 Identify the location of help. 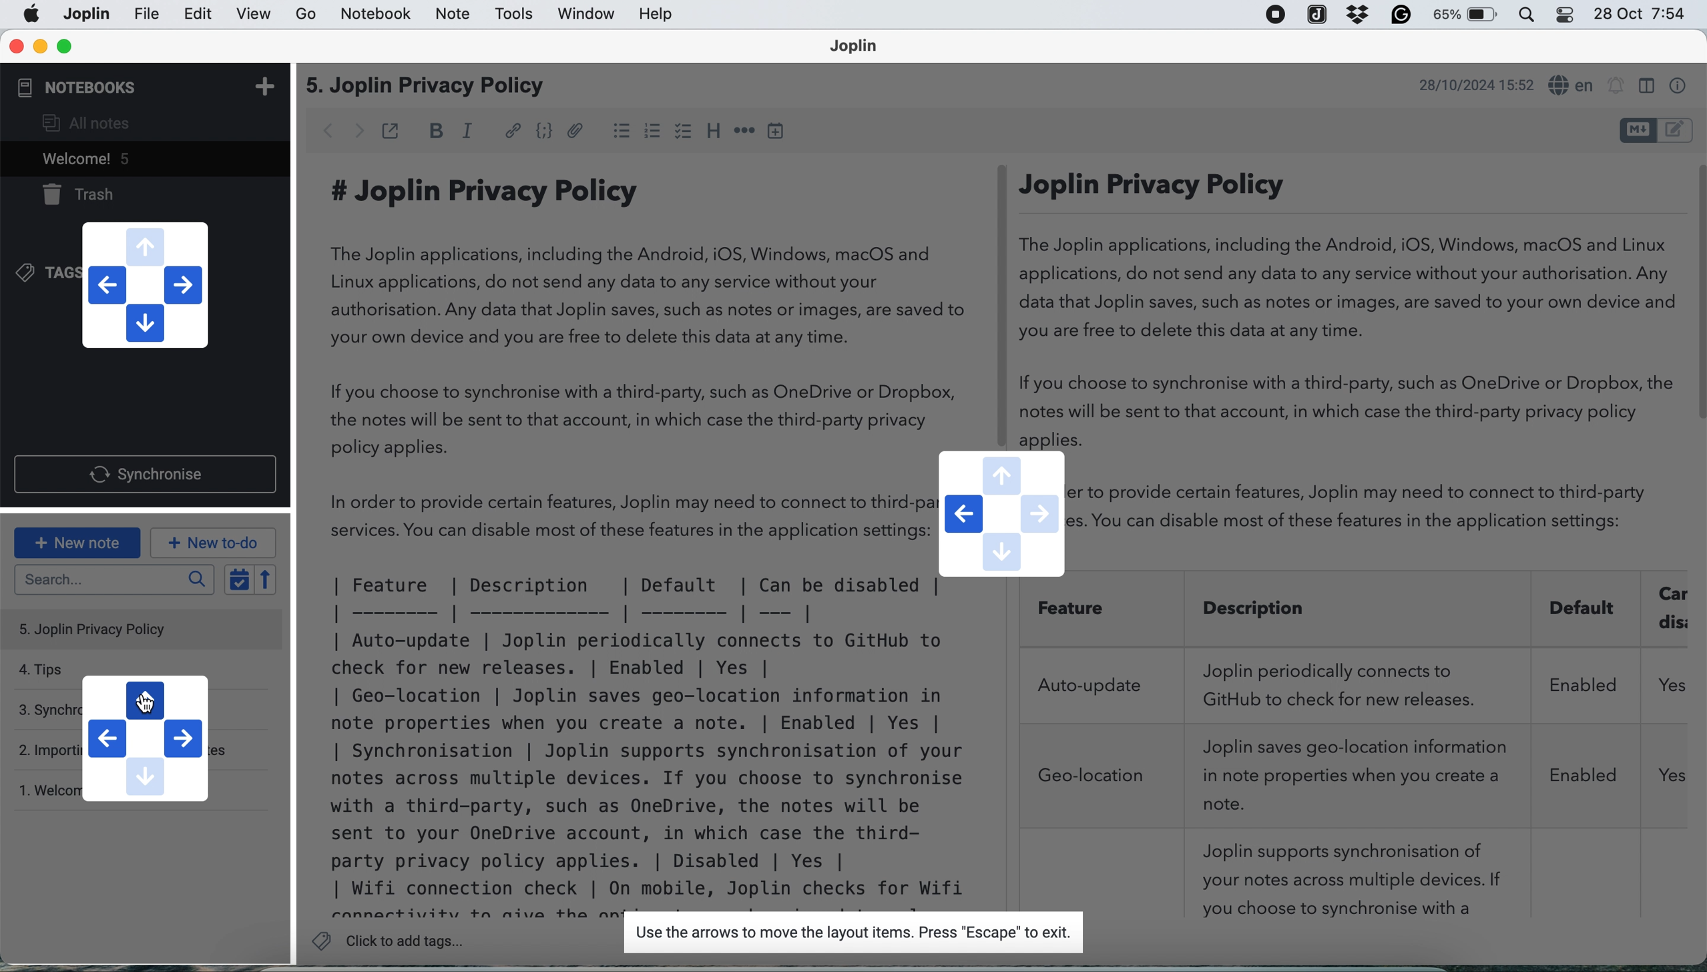
(658, 15).